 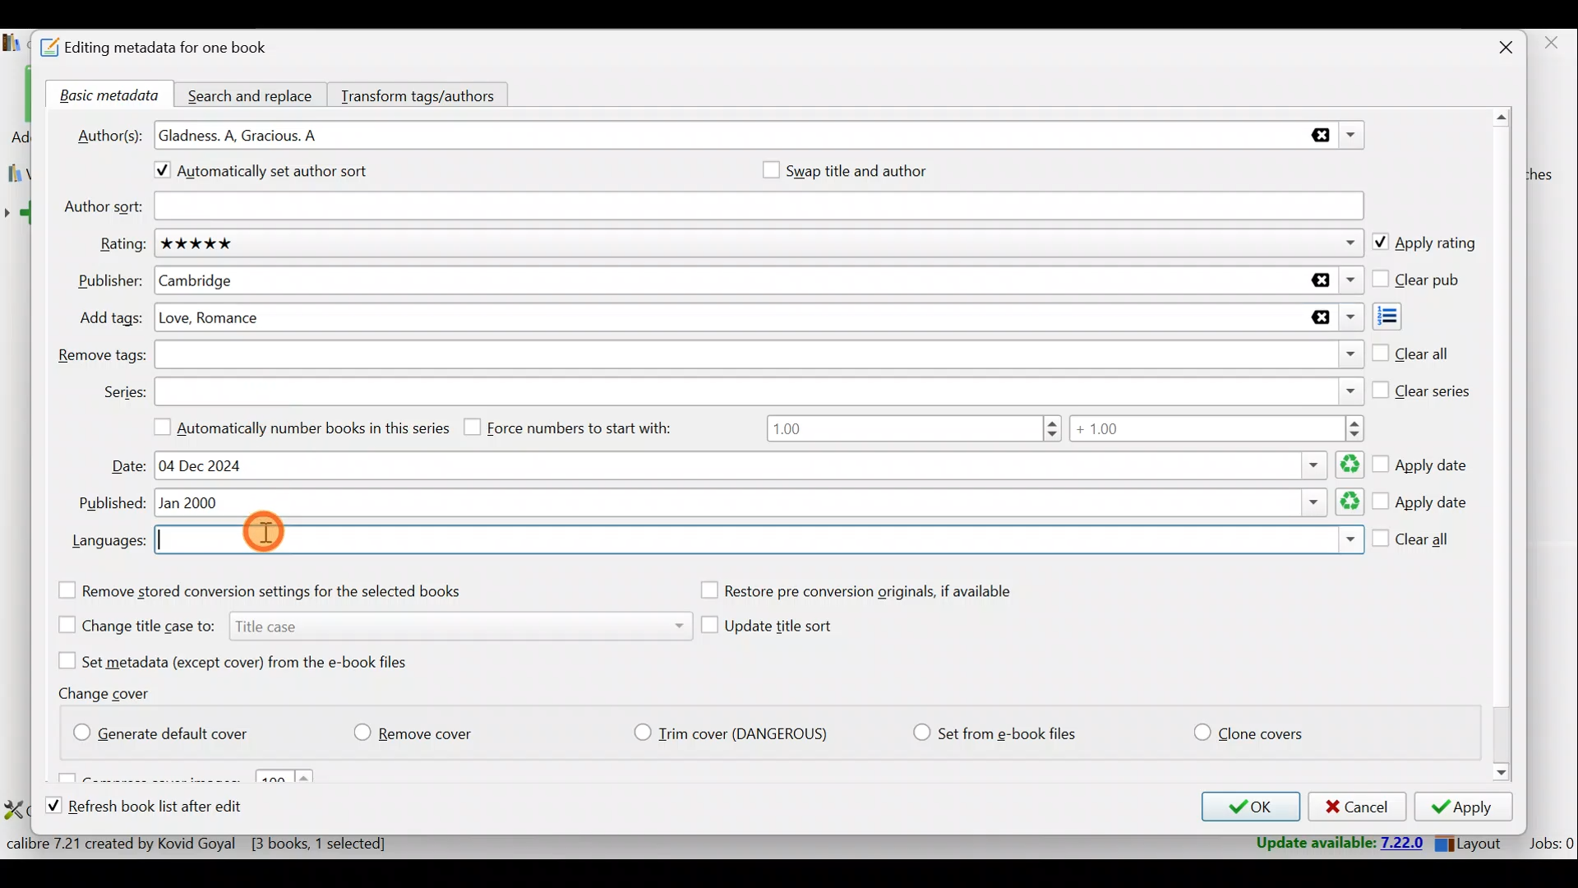 I want to click on Apply rating, so click(x=1423, y=244).